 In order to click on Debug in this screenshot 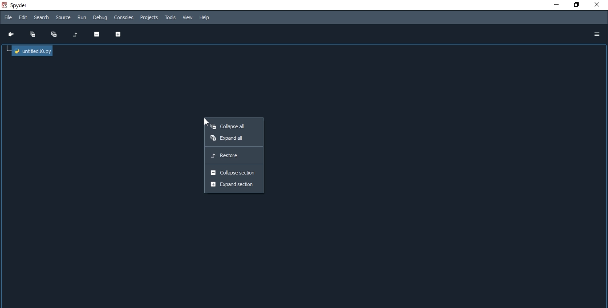, I will do `click(101, 18)`.